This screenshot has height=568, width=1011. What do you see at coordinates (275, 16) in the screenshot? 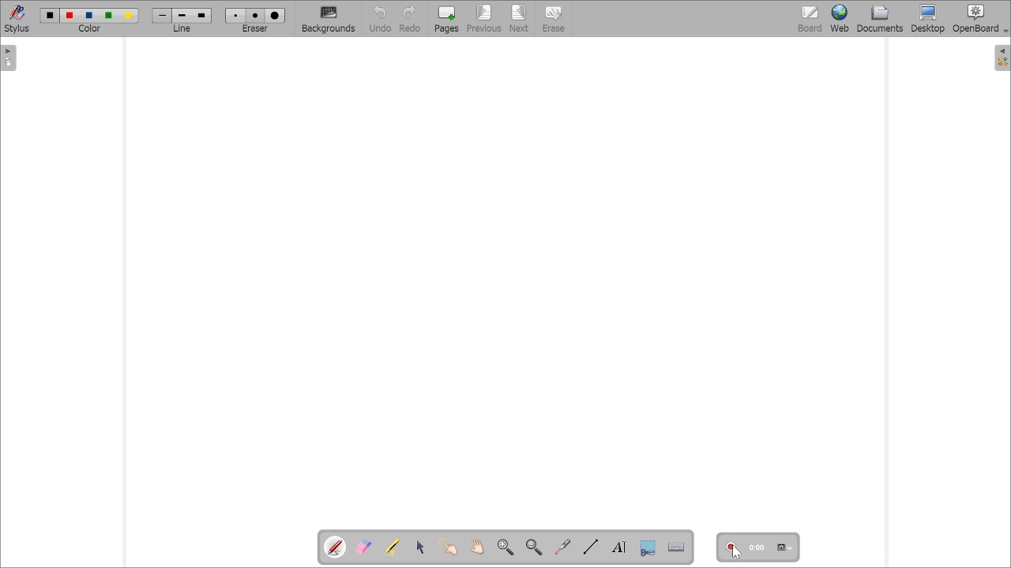
I see `eraser3` at bounding box center [275, 16].